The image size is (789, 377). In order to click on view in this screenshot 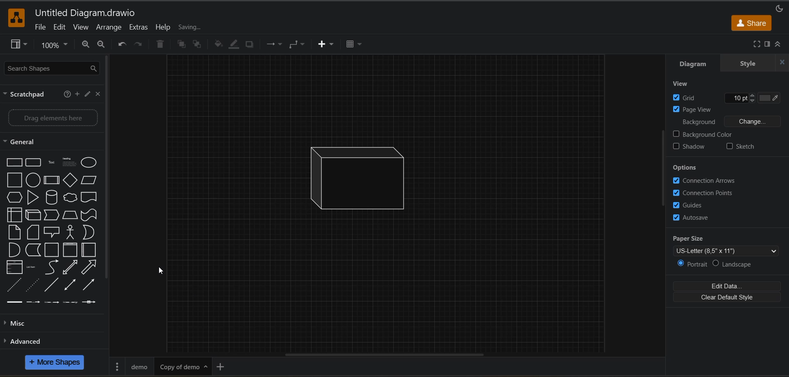, I will do `click(80, 27)`.